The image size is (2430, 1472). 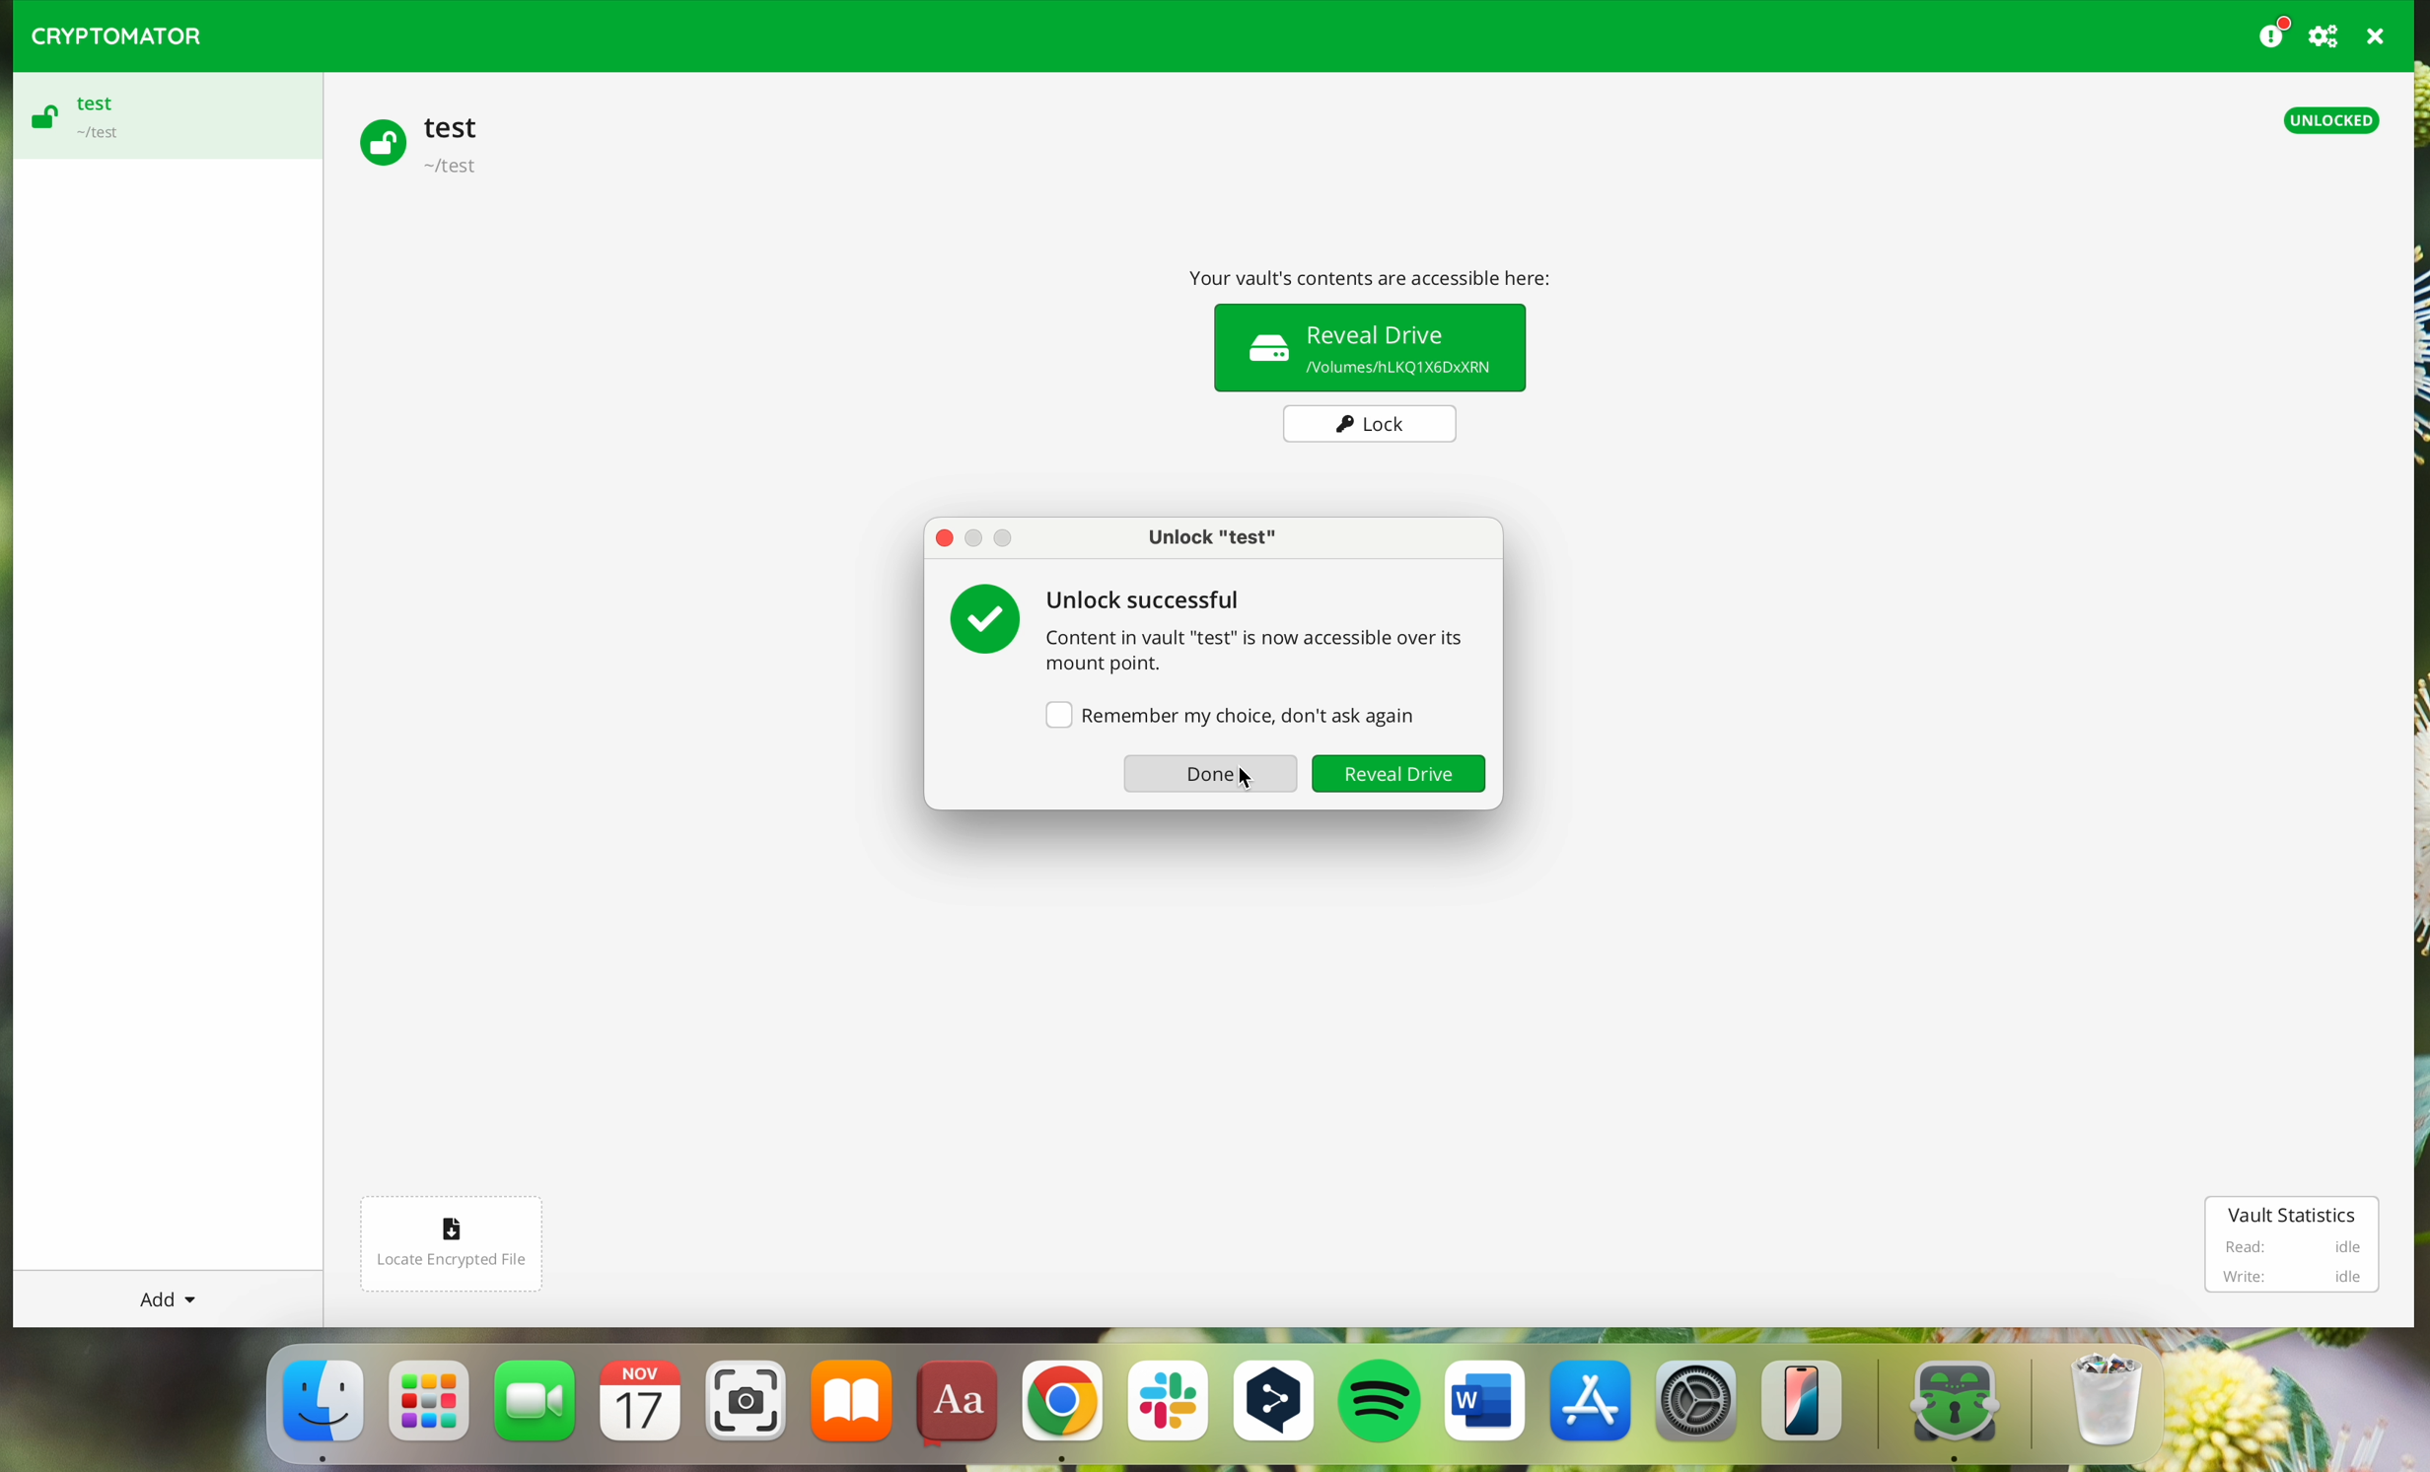 What do you see at coordinates (1370, 330) in the screenshot?
I see `vault unlocked` at bounding box center [1370, 330].